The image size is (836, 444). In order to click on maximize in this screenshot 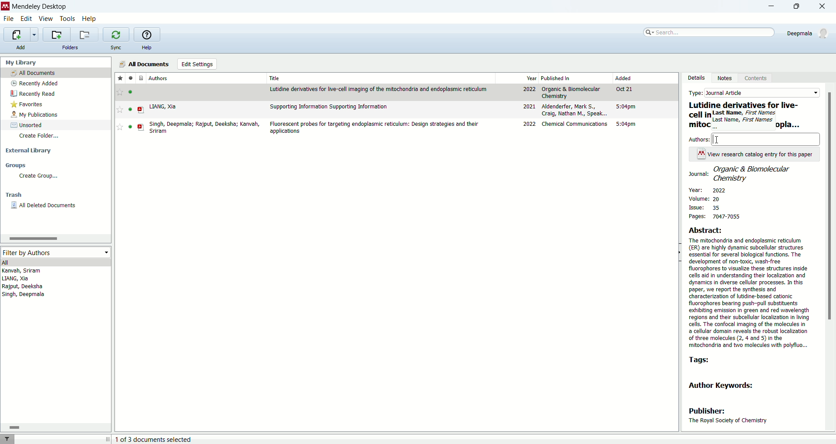, I will do `click(800, 7)`.